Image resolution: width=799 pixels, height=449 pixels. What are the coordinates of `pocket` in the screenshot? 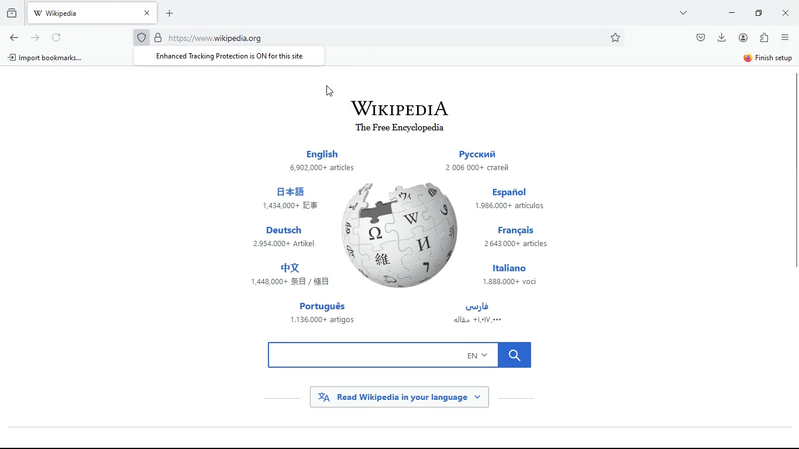 It's located at (700, 37).